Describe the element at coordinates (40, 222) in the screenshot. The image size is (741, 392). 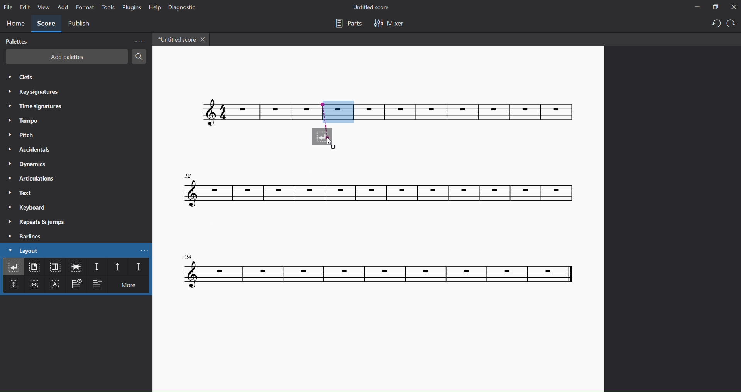
I see `repeats and jumps` at that location.